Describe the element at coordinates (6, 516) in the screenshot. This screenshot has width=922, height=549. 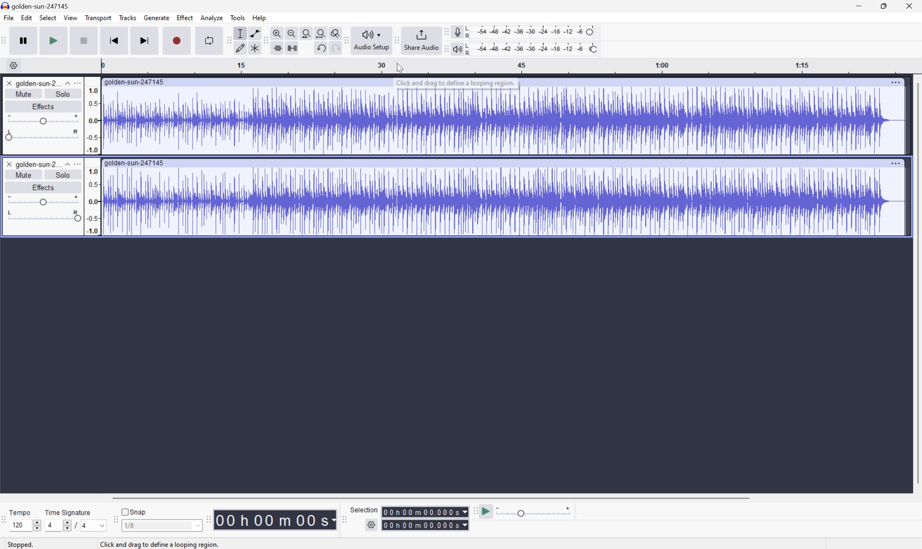
I see `Audacity Time signature toolbar` at that location.